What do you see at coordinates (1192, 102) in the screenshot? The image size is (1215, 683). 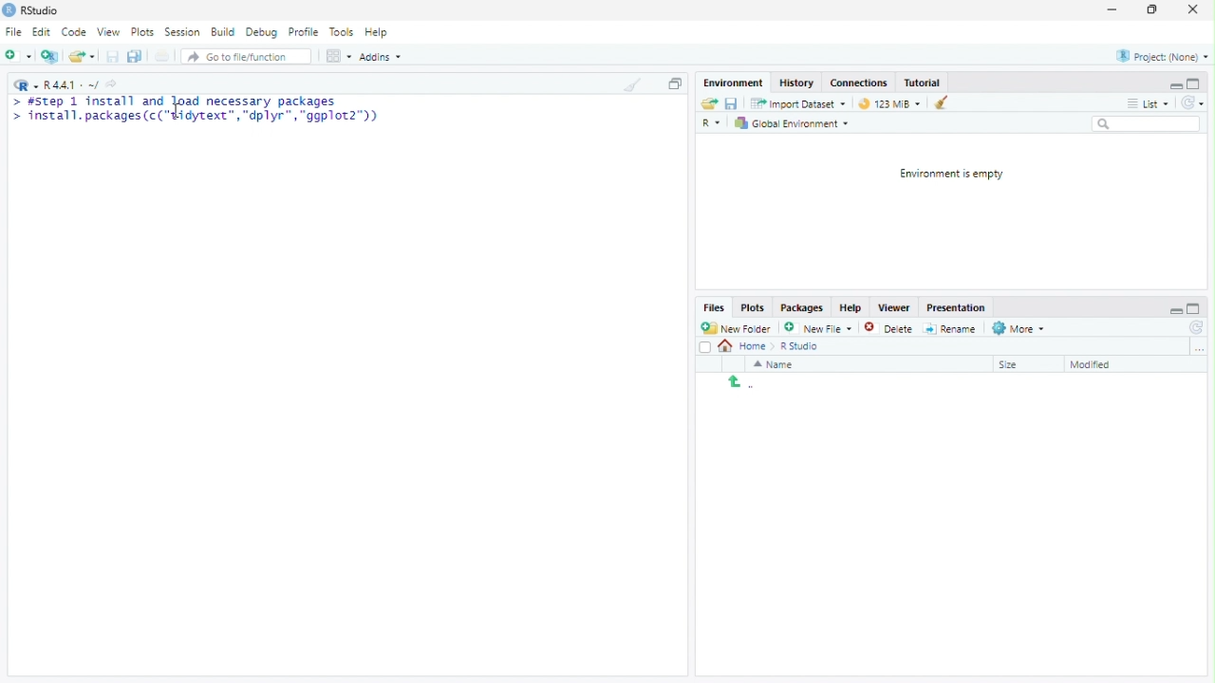 I see `Refresh ` at bounding box center [1192, 102].